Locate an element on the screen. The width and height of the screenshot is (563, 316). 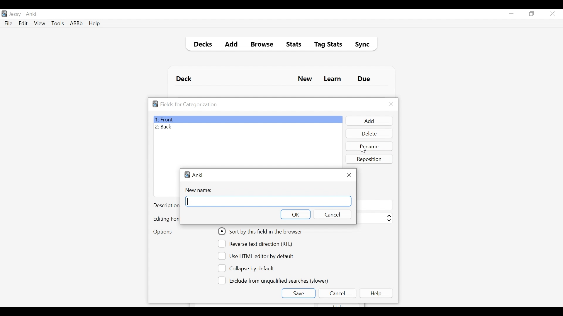
Edit is located at coordinates (23, 24).